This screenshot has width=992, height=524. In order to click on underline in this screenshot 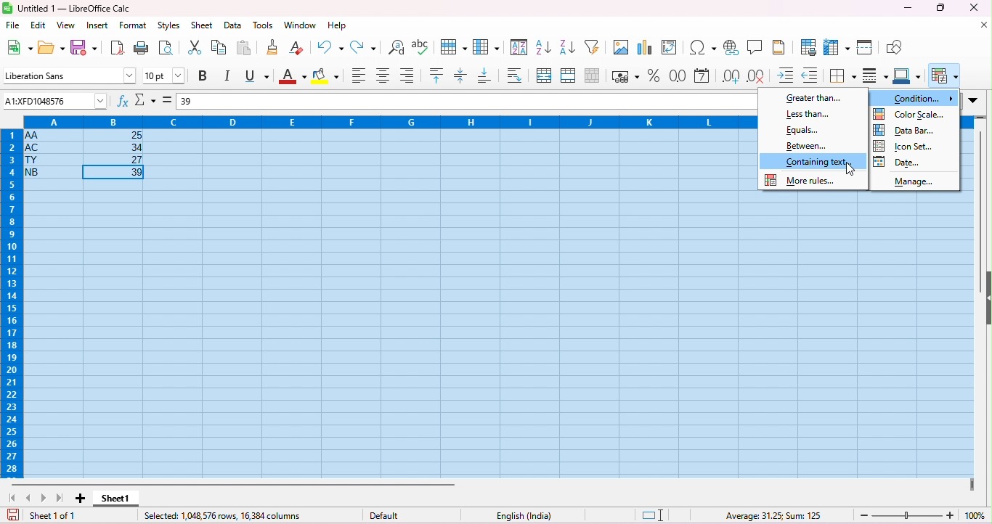, I will do `click(256, 76)`.